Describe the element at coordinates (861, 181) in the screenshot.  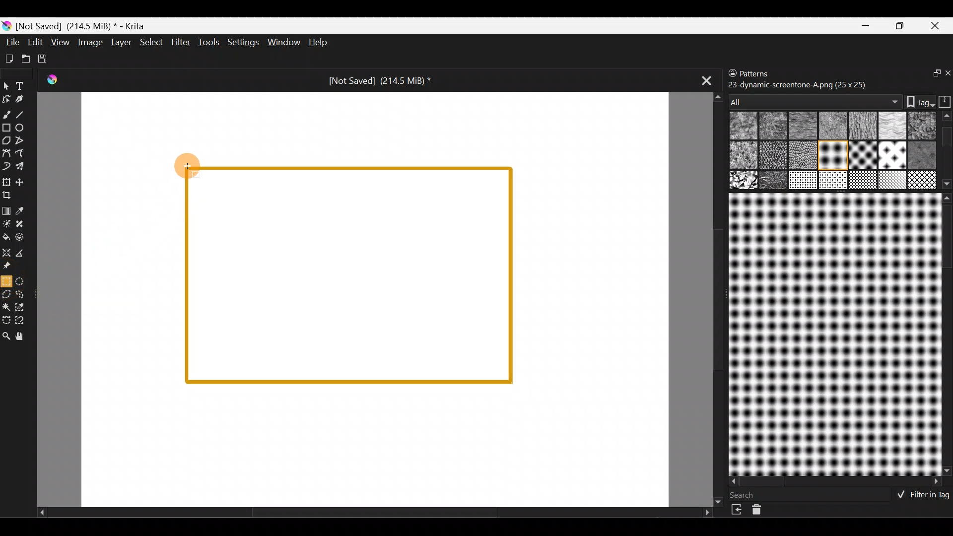
I see `18 texture_bark.png` at that location.